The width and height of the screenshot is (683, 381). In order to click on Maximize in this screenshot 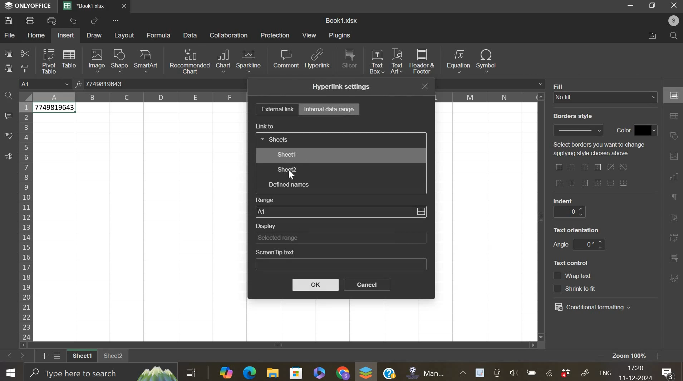, I will do `click(654, 5)`.